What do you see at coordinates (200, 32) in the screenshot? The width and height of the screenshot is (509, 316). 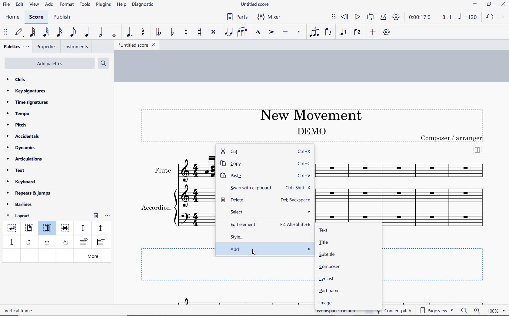 I see `toggle sharp` at bounding box center [200, 32].